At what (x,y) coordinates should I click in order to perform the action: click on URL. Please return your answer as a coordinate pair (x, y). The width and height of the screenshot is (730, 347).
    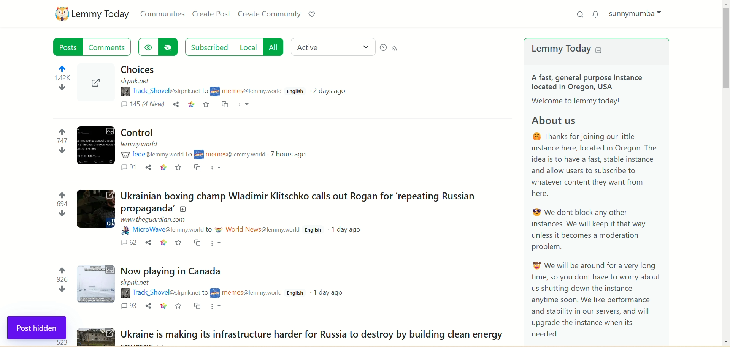
    Looking at the image, I should click on (154, 219).